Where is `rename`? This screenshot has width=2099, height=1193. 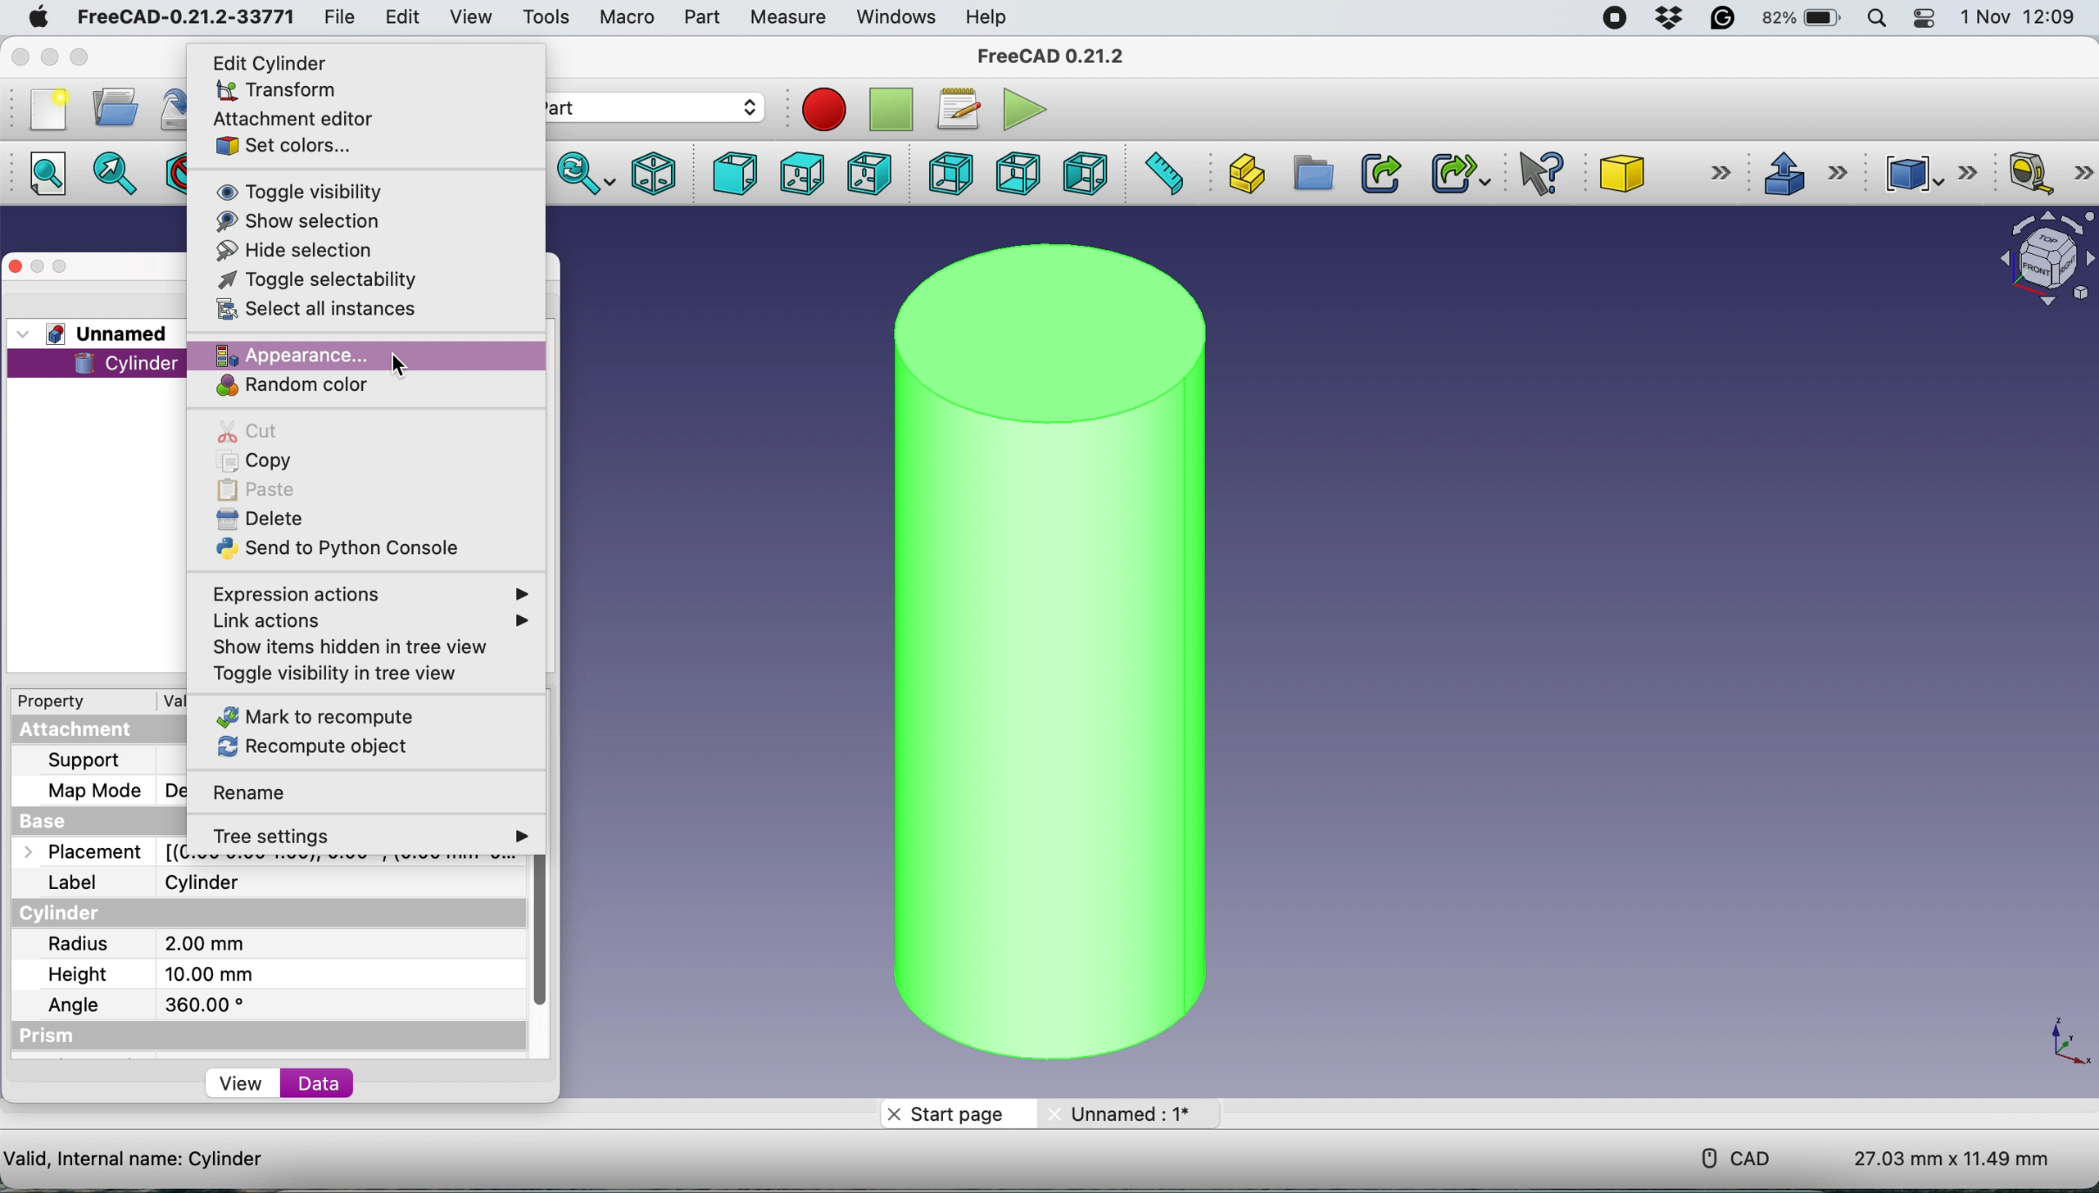 rename is located at coordinates (263, 796).